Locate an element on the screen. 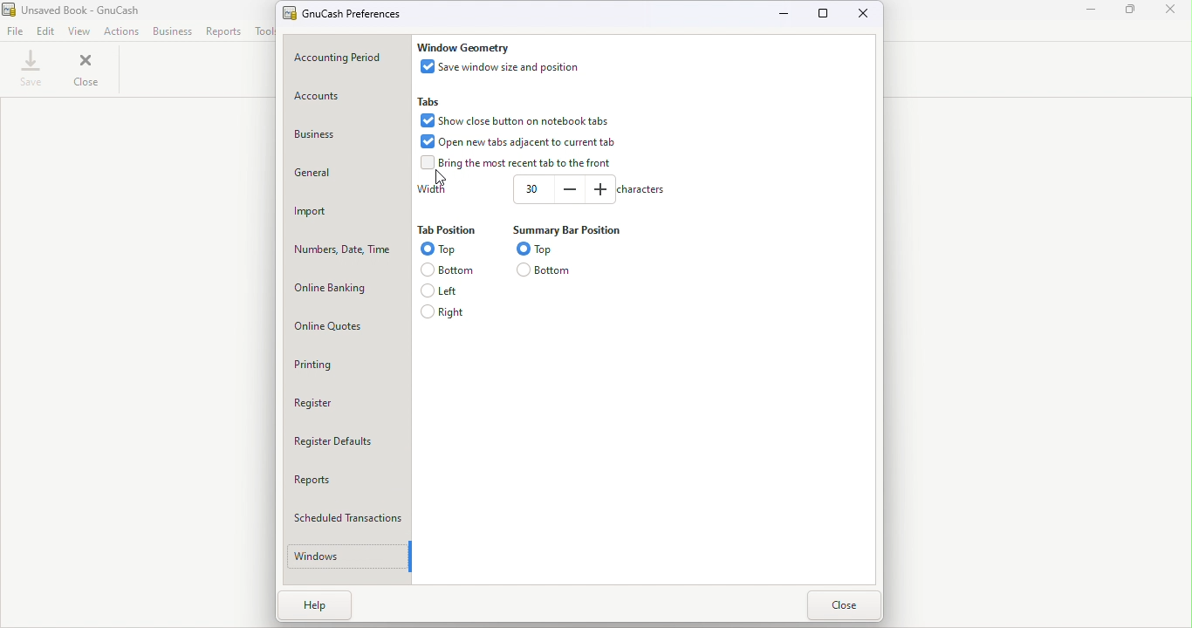 The height and width of the screenshot is (628, 1192). Open new tabs adjacent to current tab is located at coordinates (520, 141).